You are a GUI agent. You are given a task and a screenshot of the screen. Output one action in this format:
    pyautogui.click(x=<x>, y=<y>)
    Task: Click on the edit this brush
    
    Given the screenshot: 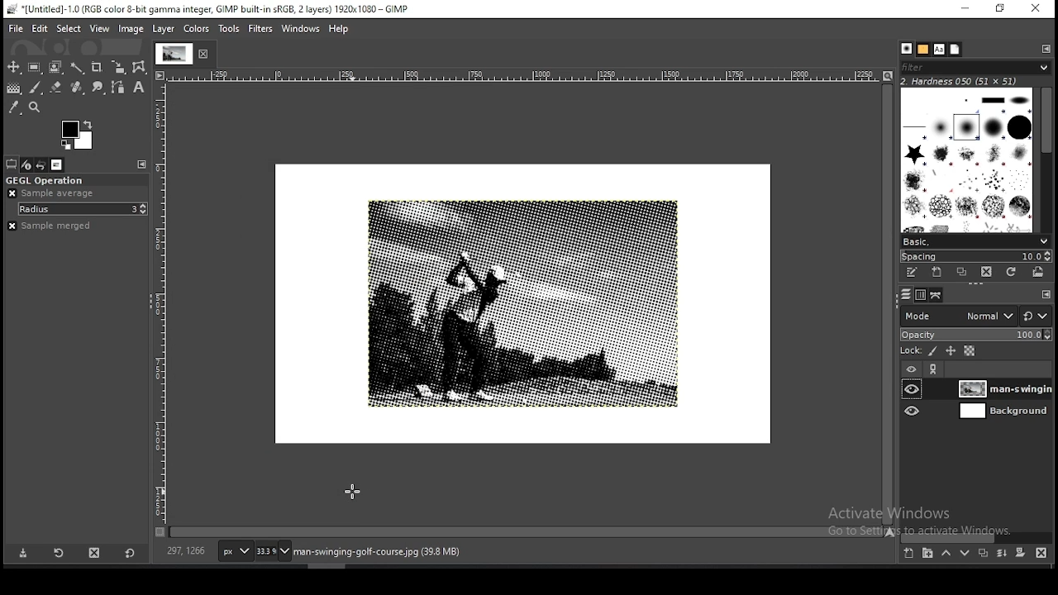 What is the action you would take?
    pyautogui.click(x=913, y=274)
    